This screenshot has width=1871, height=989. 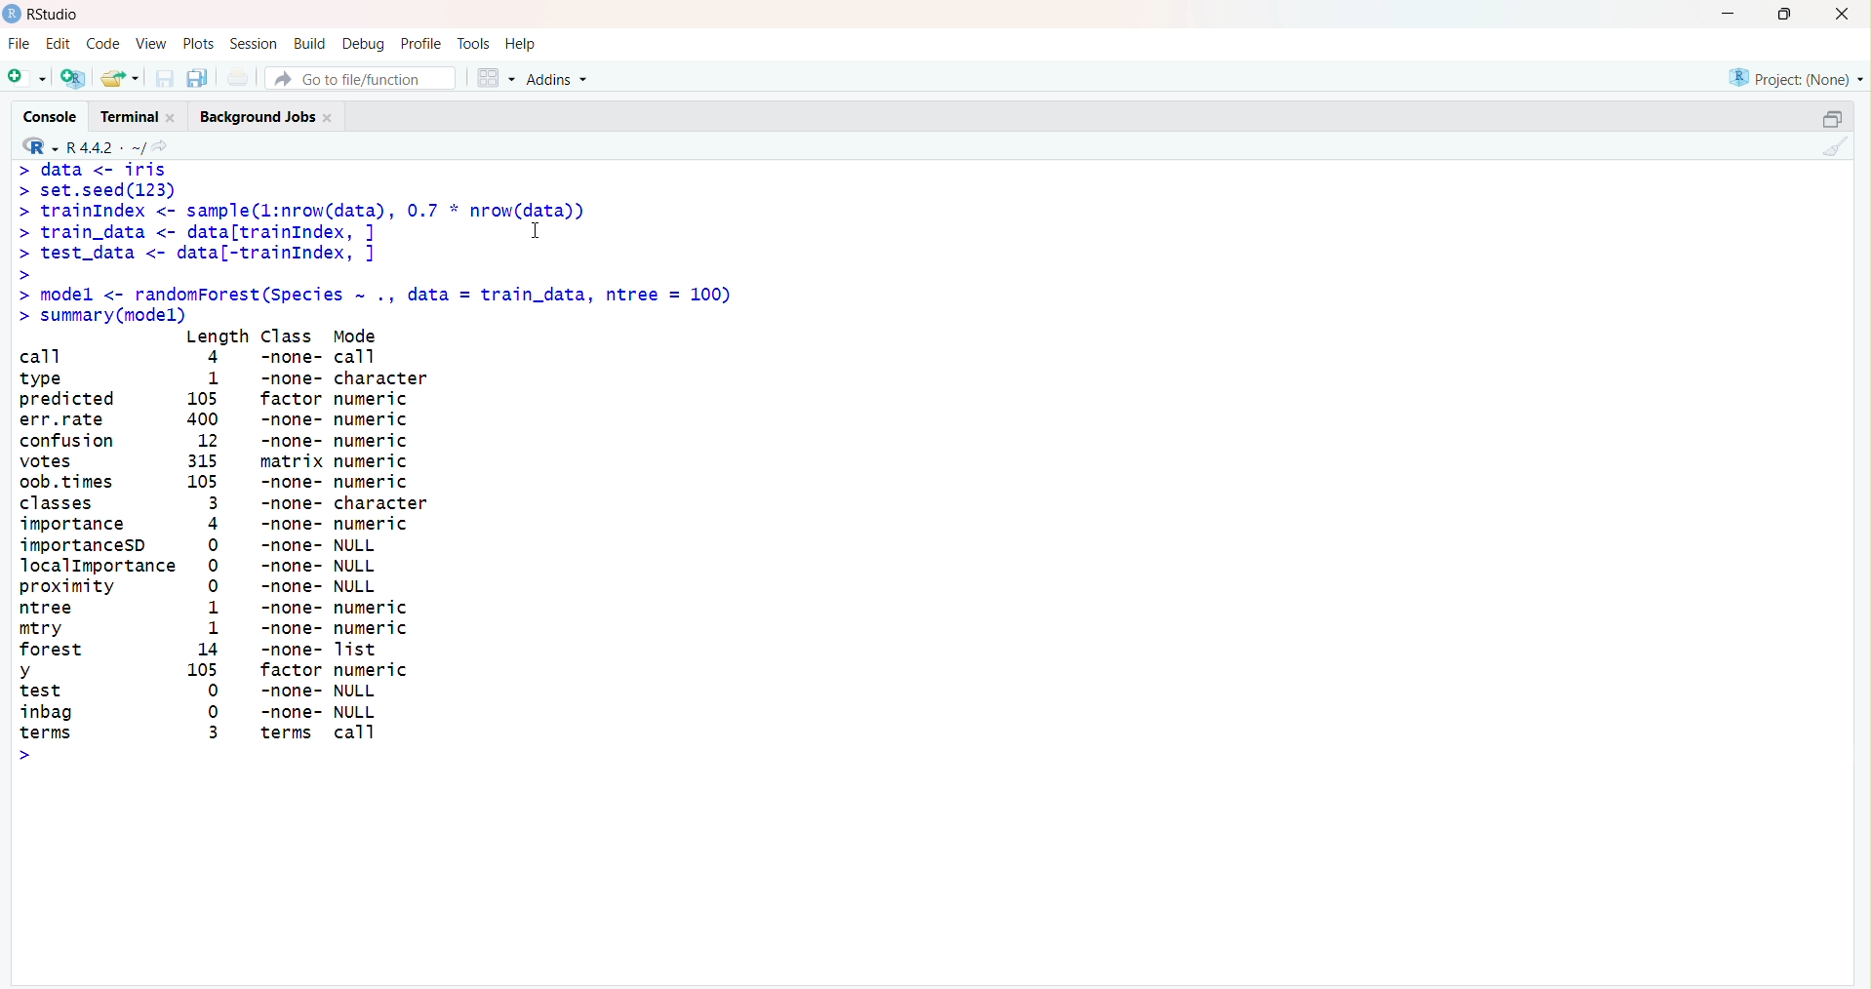 I want to click on Print the current file, so click(x=238, y=79).